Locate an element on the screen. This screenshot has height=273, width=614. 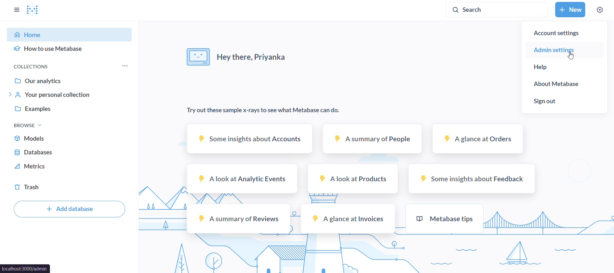
a glance at invoice is located at coordinates (348, 218).